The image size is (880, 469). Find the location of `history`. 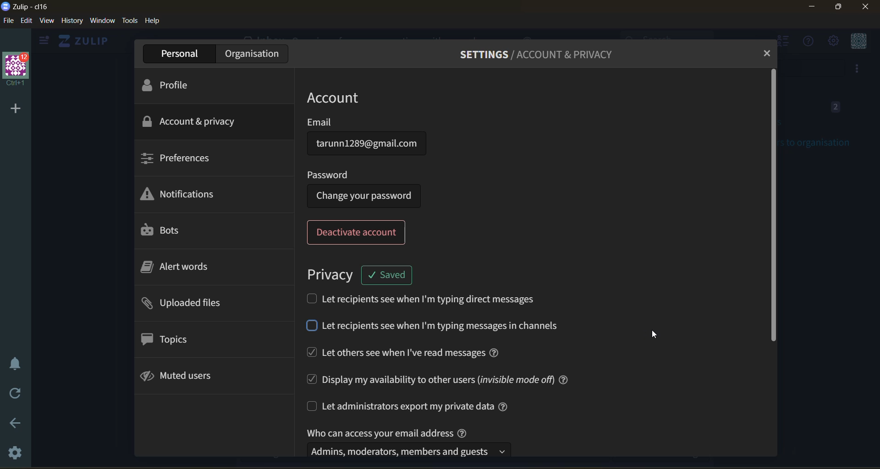

history is located at coordinates (72, 22).